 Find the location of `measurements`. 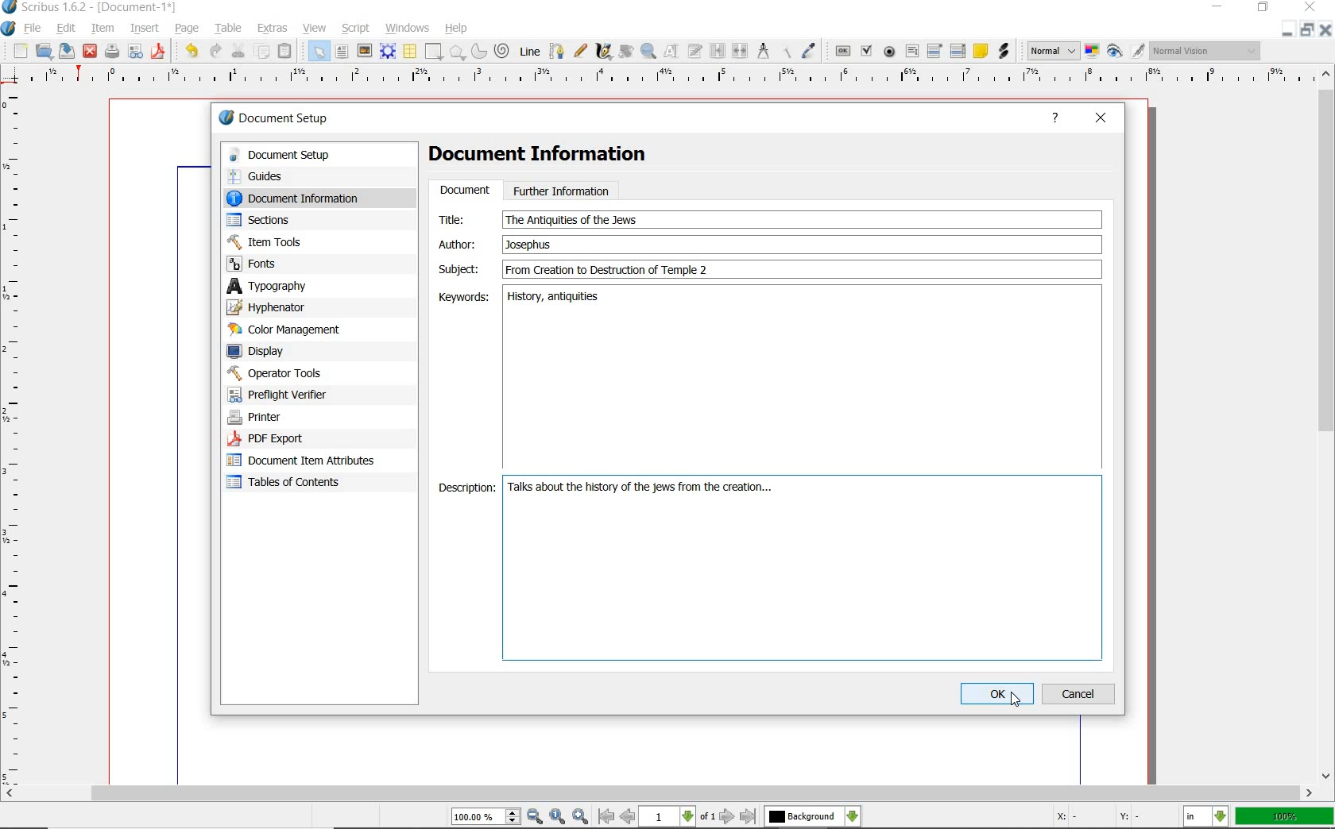

measurements is located at coordinates (762, 51).